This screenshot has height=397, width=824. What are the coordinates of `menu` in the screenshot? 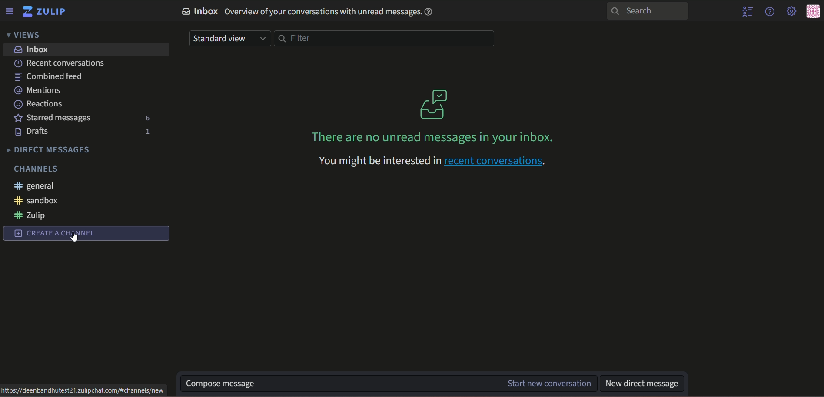 It's located at (11, 11).